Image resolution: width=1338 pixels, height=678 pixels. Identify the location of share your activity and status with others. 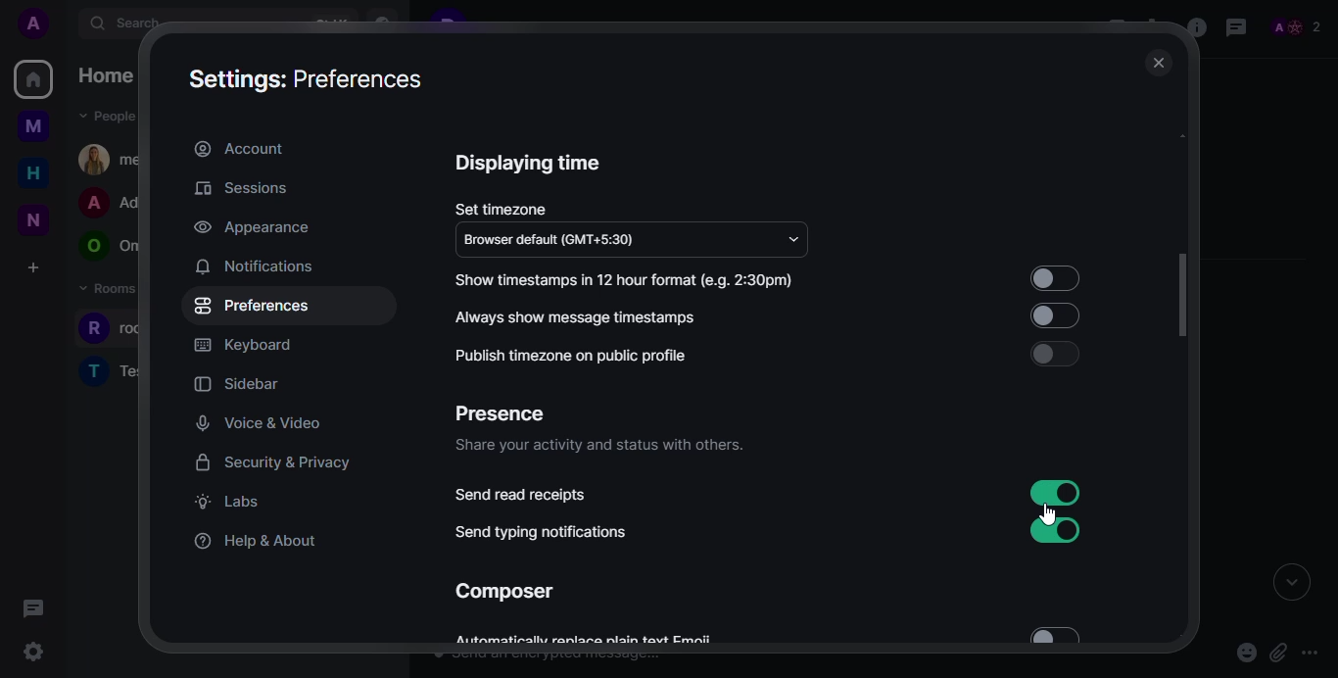
(597, 445).